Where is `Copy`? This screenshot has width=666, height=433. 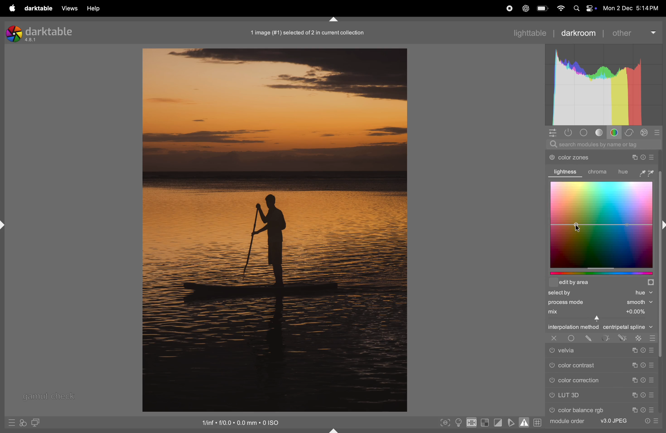
Copy is located at coordinates (635, 395).